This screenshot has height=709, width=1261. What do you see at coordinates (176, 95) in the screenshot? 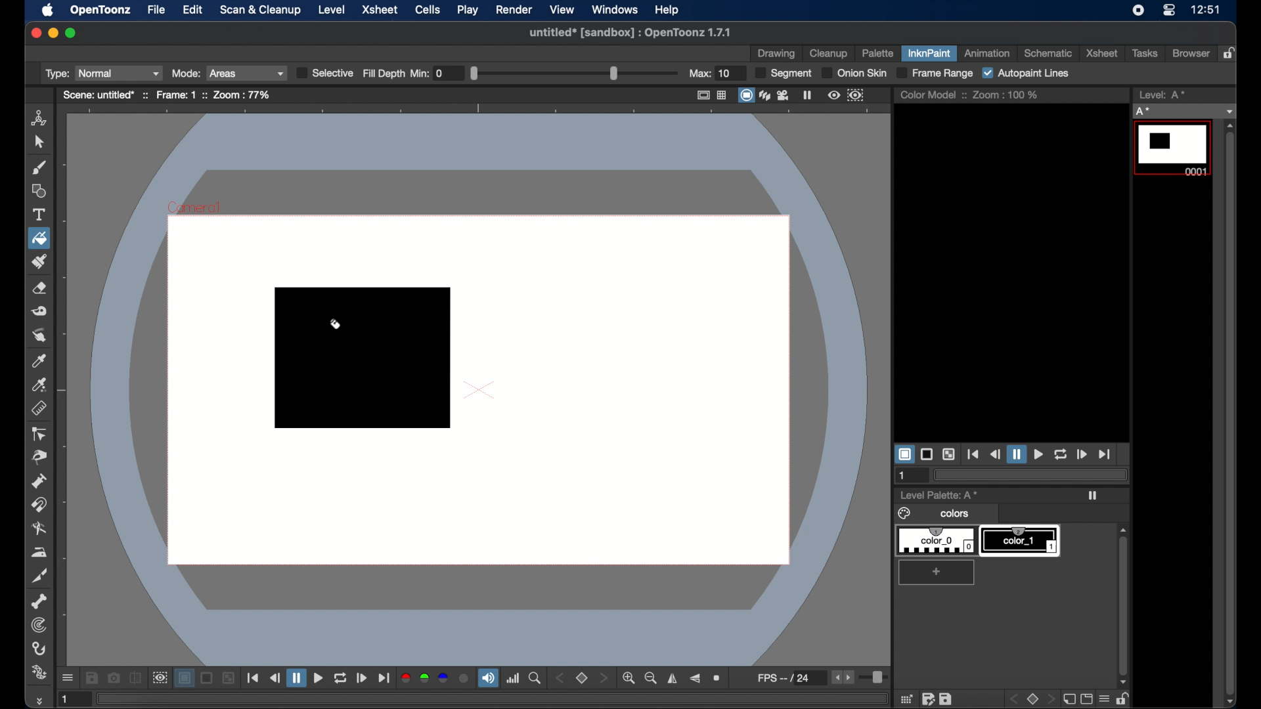
I see `frame: 1` at bounding box center [176, 95].